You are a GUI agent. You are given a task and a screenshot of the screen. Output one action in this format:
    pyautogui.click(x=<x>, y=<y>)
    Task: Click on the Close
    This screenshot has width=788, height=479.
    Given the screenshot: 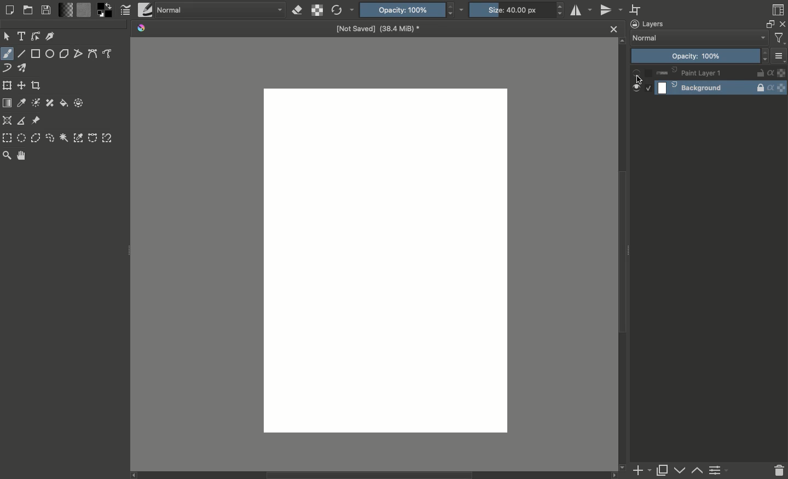 What is the action you would take?
    pyautogui.click(x=615, y=29)
    